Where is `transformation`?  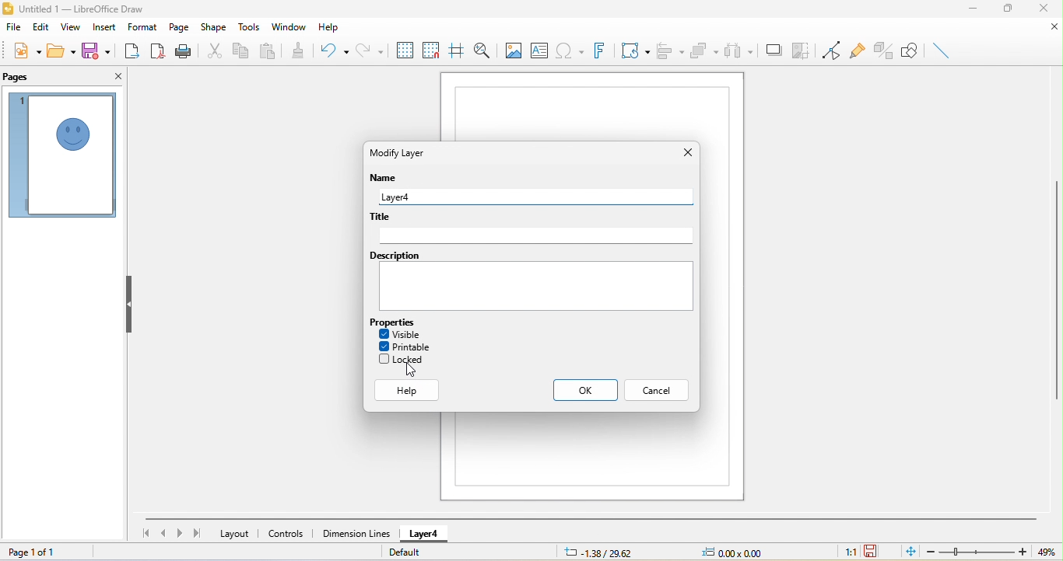
transformation is located at coordinates (636, 50).